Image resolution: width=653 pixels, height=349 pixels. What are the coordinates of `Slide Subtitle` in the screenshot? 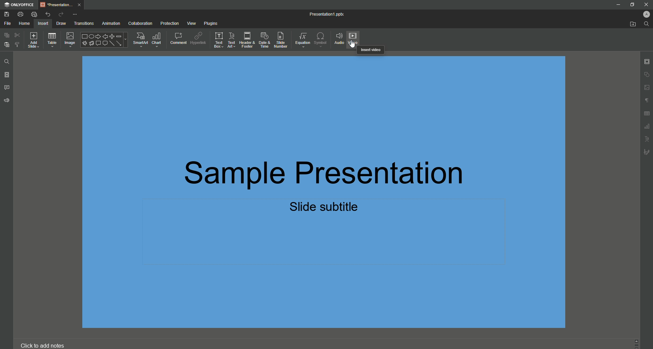 It's located at (326, 208).